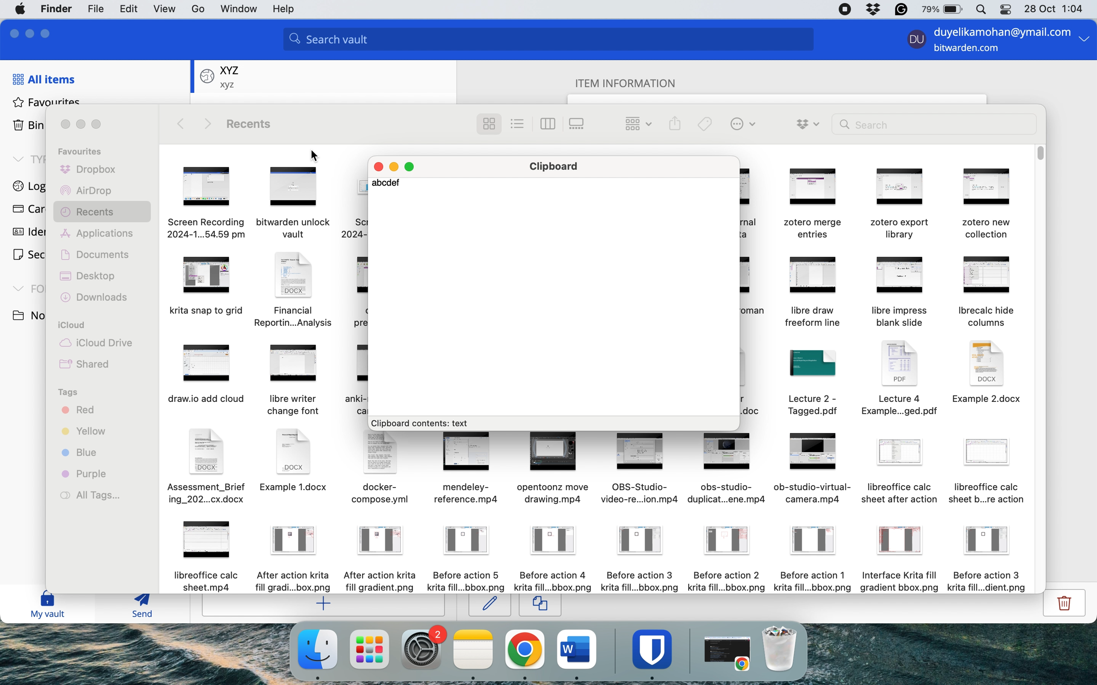 The image size is (1097, 685). I want to click on applications, so click(99, 235).